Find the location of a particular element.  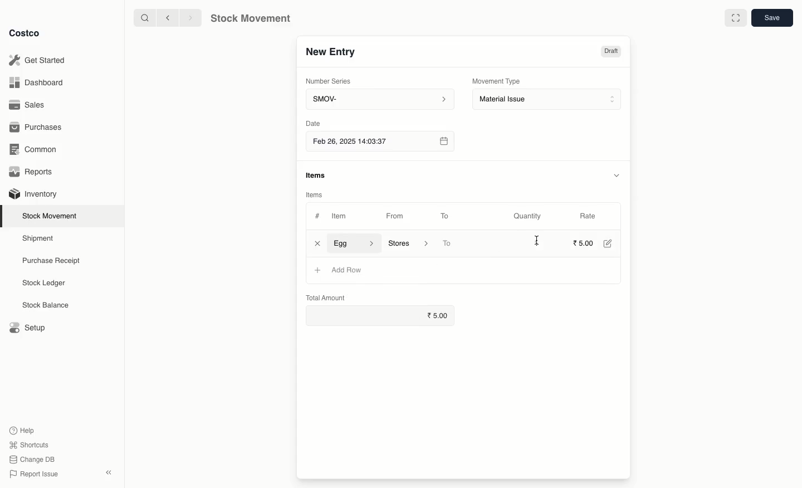

forward is located at coordinates (188, 17).